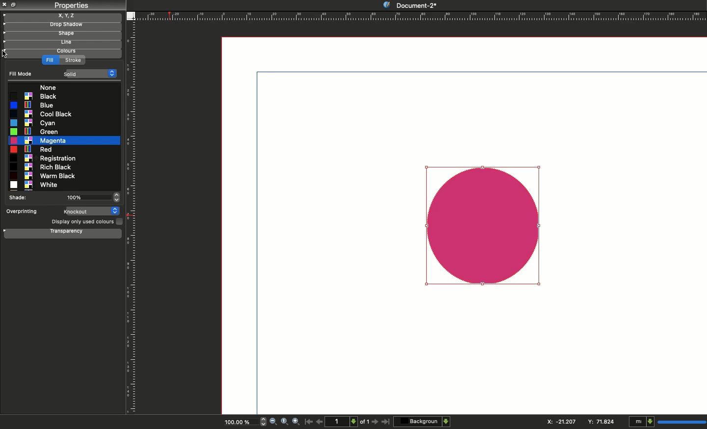 This screenshot has height=429, width=707. Describe the element at coordinates (61, 35) in the screenshot. I see `Shape` at that location.